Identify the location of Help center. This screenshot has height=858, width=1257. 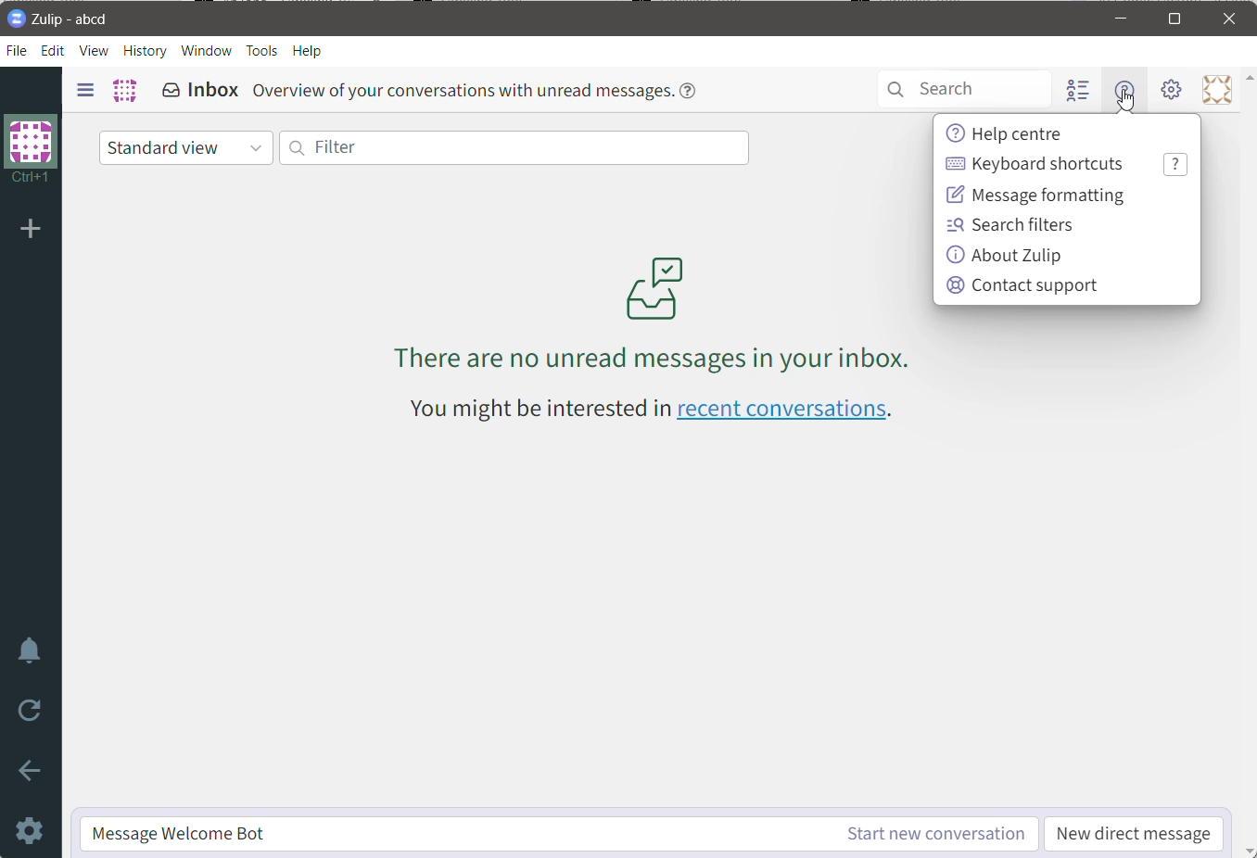
(1009, 133).